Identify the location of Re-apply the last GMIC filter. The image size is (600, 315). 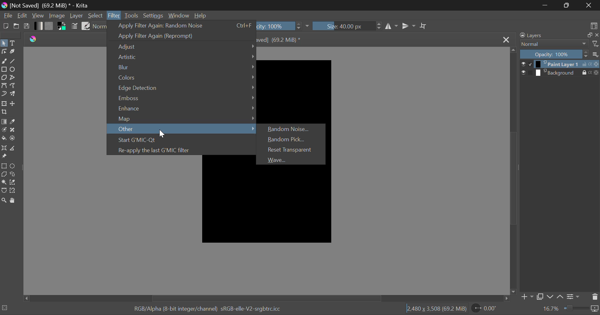
(181, 150).